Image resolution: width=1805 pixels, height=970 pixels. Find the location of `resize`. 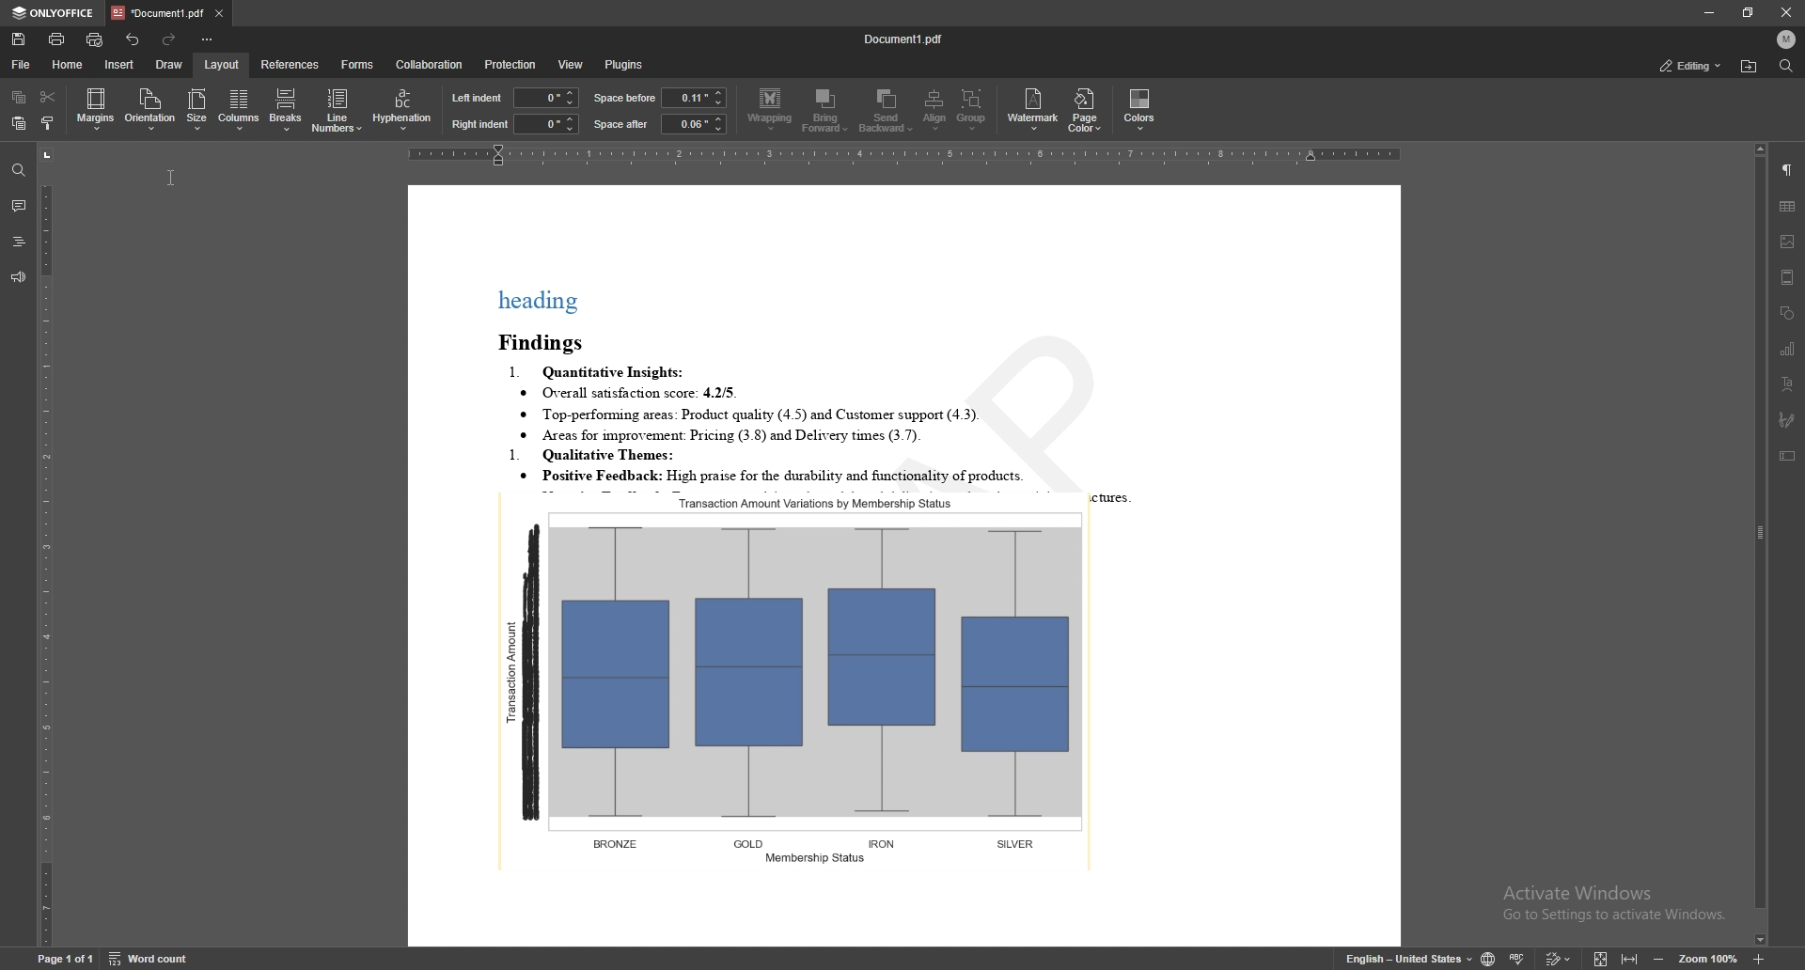

resize is located at coordinates (1748, 13).